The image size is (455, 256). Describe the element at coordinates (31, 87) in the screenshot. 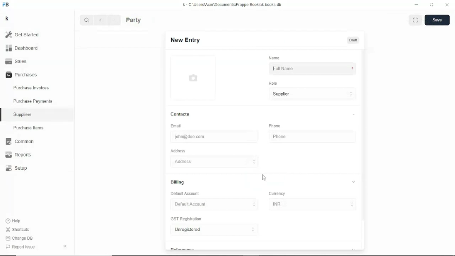

I see `Purchase invoices` at that location.